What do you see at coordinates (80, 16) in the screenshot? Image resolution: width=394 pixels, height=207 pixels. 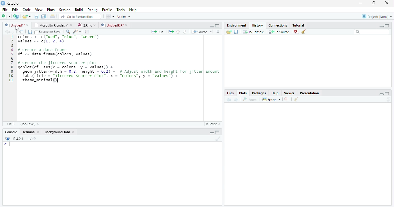 I see `Go to file/function` at bounding box center [80, 16].